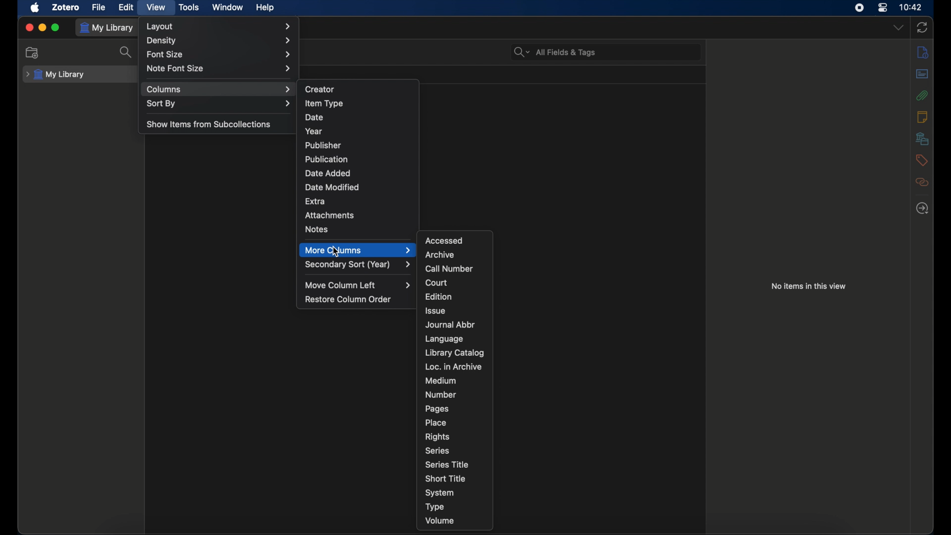 The width and height of the screenshot is (951, 535). I want to click on dropdown, so click(898, 28).